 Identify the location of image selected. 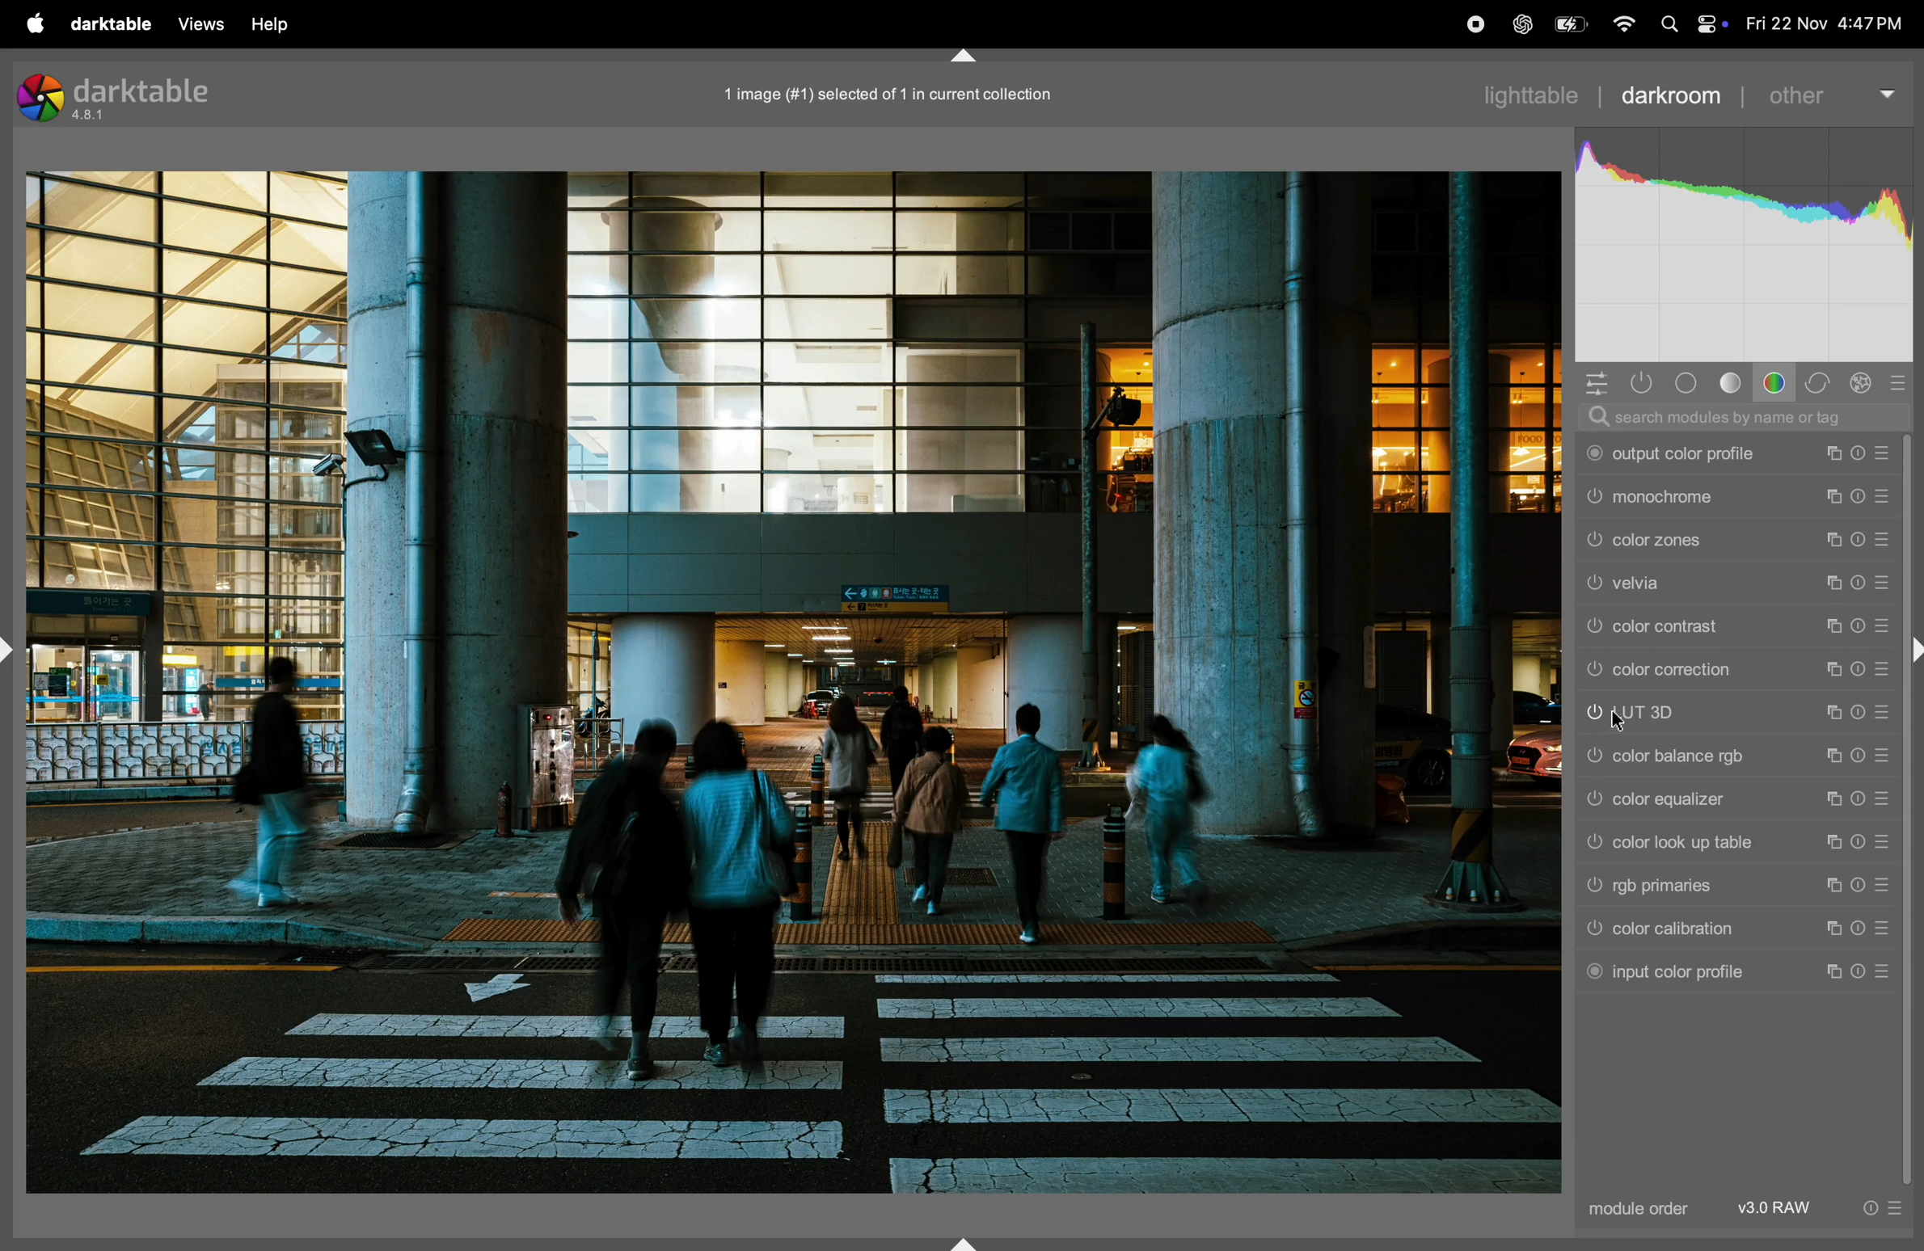
(909, 91).